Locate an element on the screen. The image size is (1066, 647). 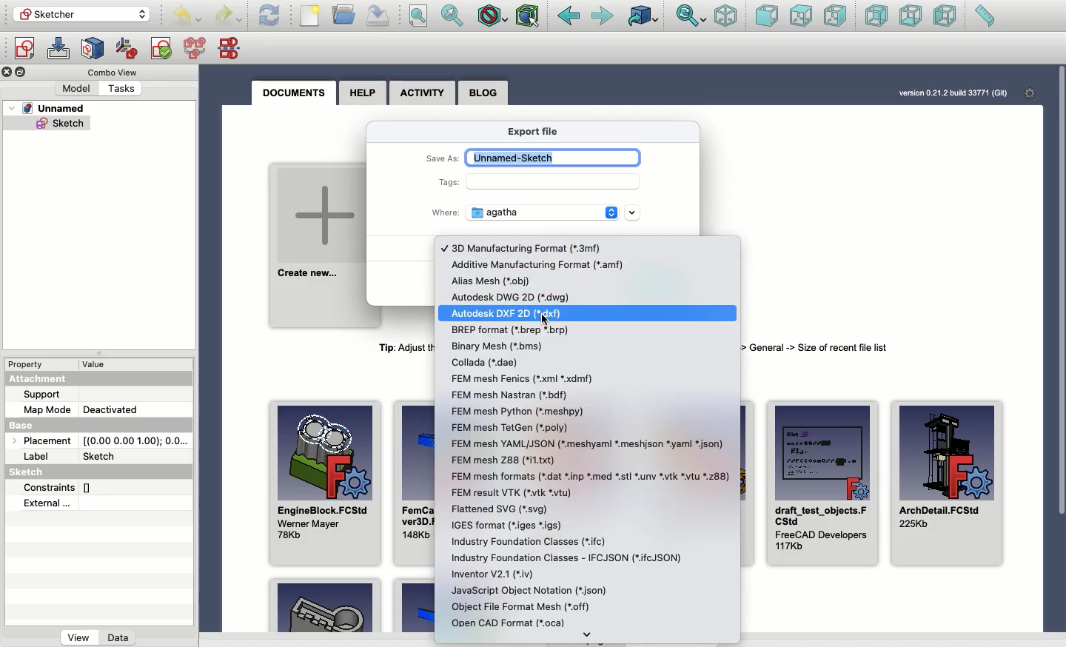
Fit all is located at coordinates (422, 16).